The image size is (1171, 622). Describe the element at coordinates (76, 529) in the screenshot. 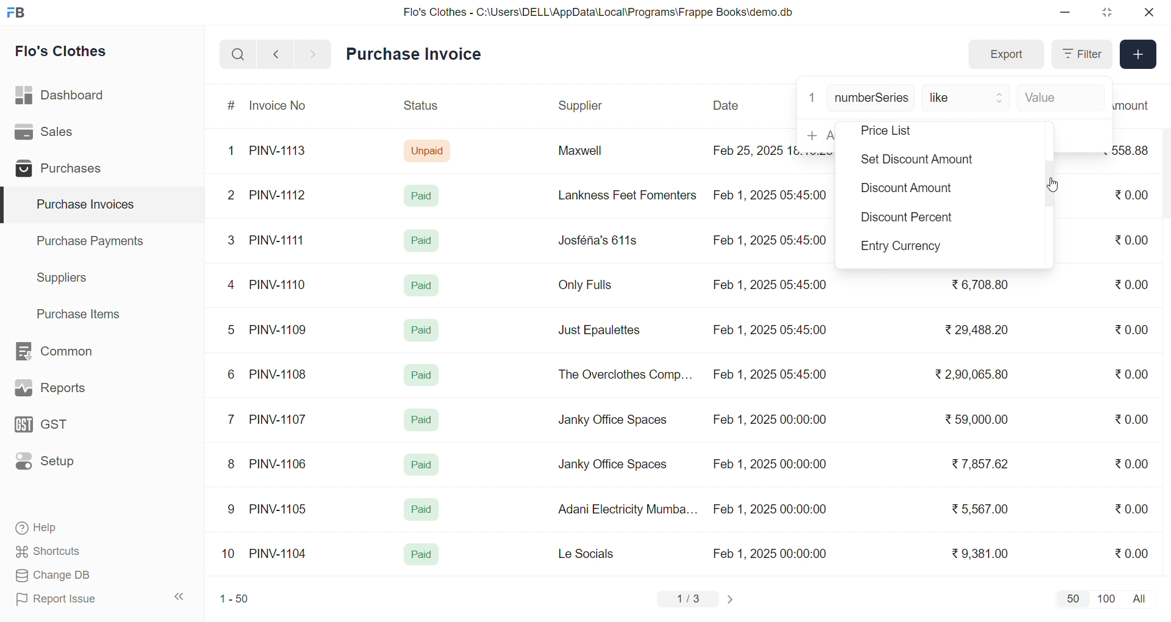

I see `Help` at that location.